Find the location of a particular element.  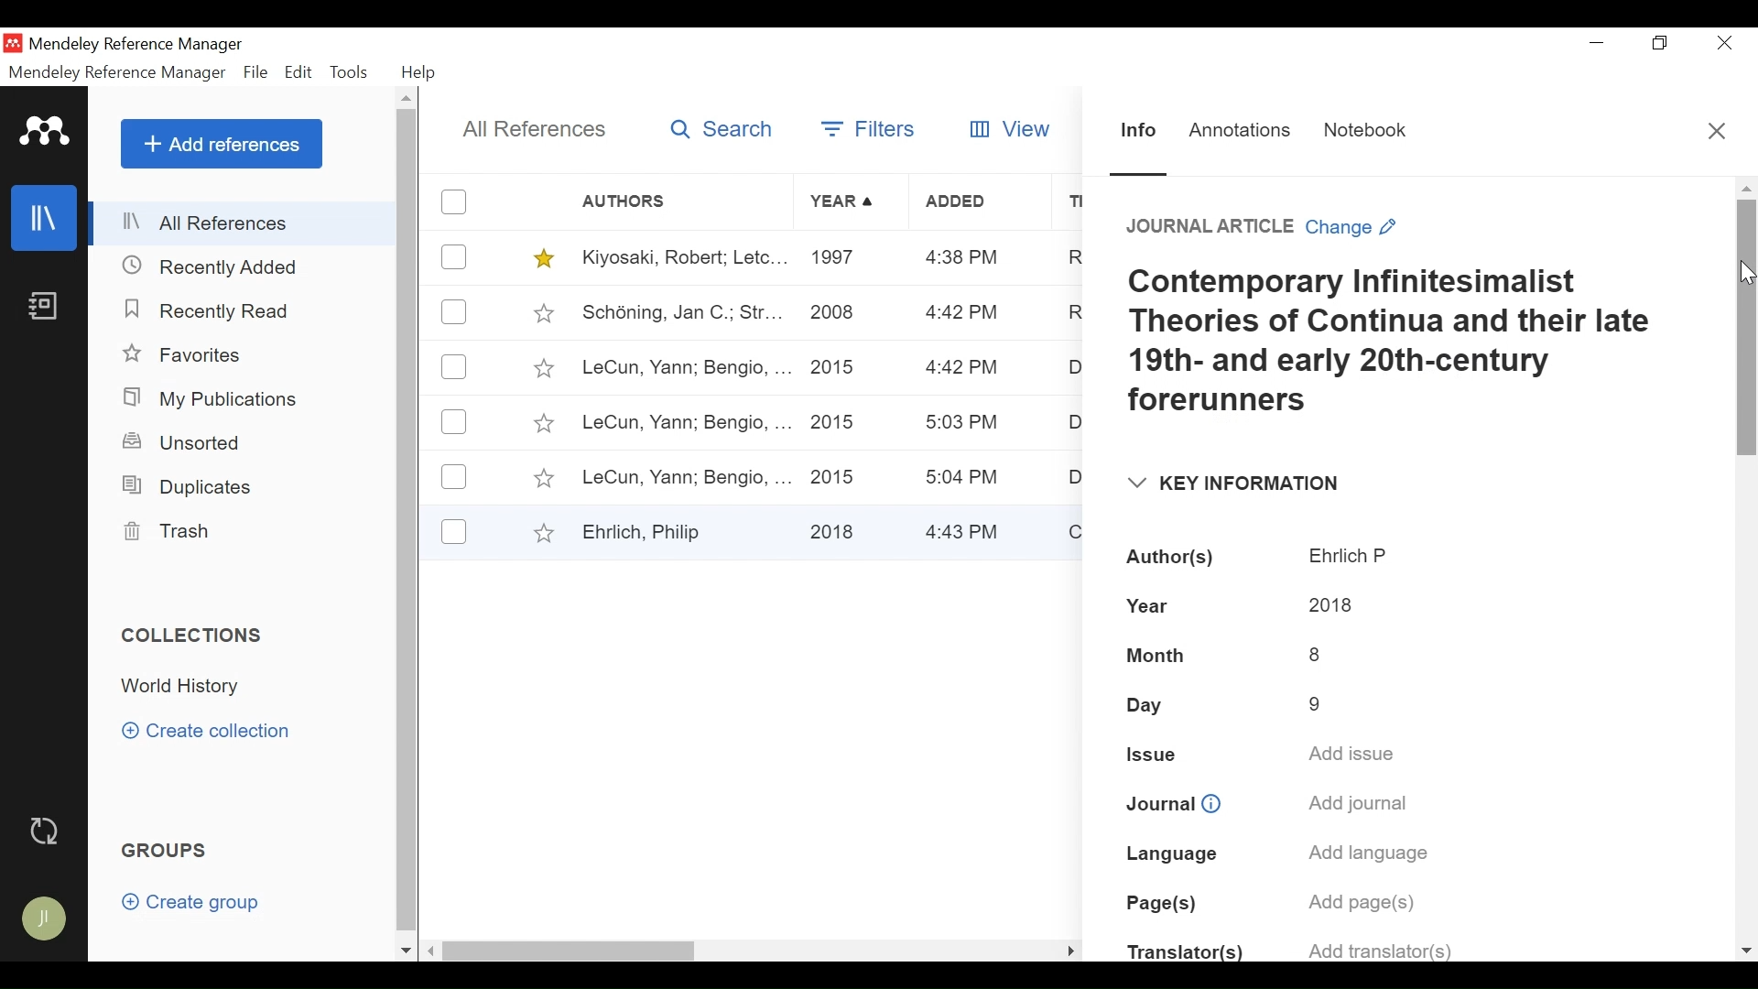

(un)select favorite is located at coordinates (540, 258).